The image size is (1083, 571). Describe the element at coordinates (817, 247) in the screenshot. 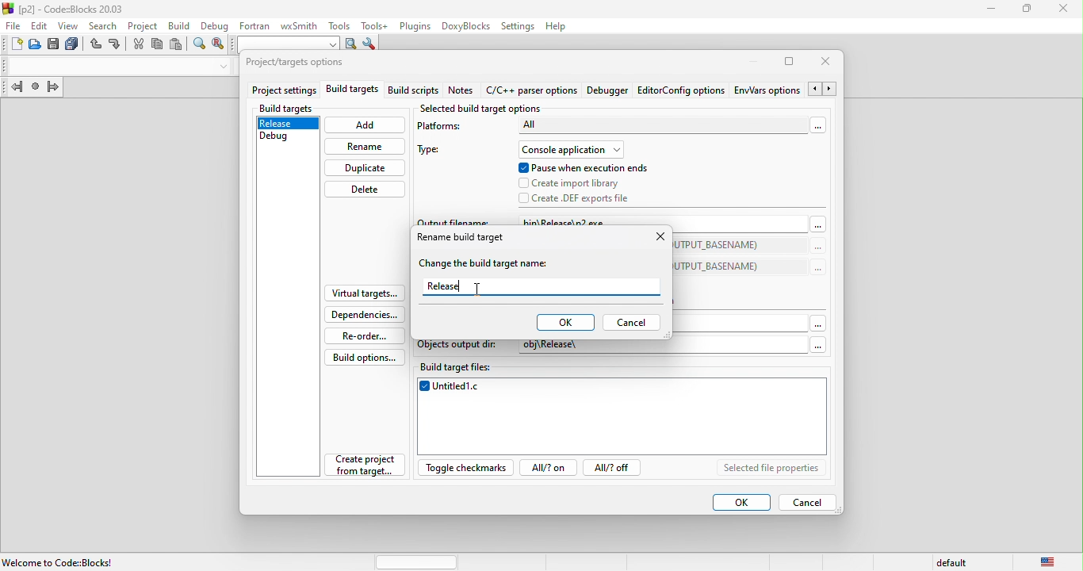

I see `more` at that location.